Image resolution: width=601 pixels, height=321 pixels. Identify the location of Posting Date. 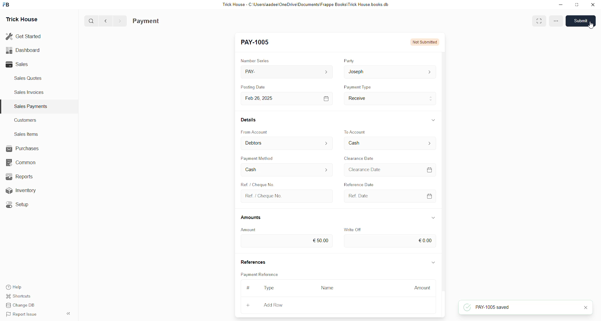
(253, 87).